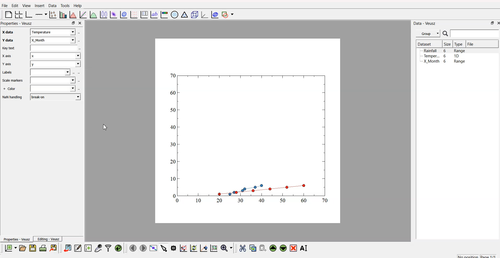 This screenshot has width=500, height=258. I want to click on search icon, so click(445, 34).